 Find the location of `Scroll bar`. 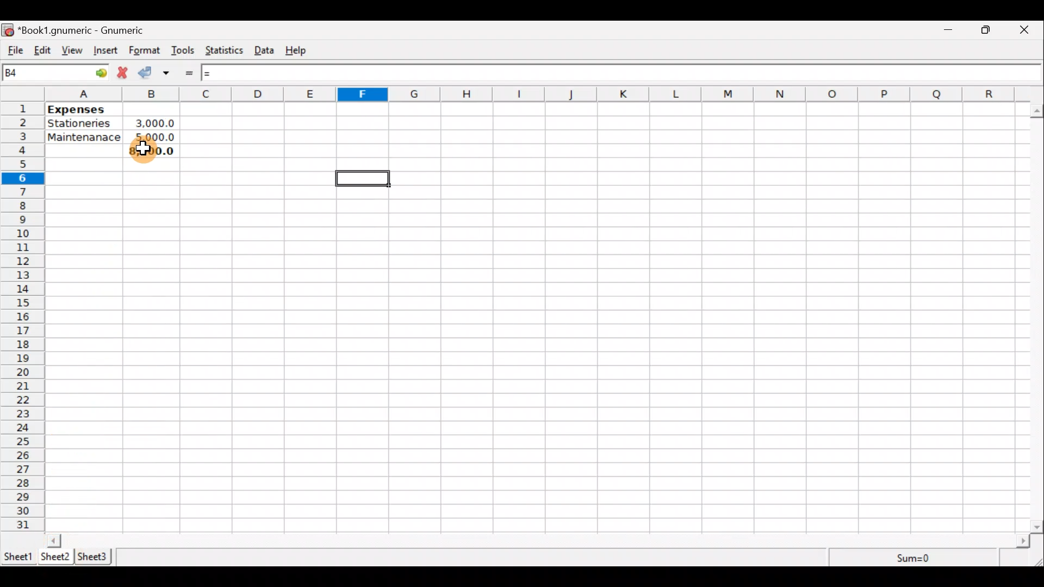

Scroll bar is located at coordinates (539, 540).